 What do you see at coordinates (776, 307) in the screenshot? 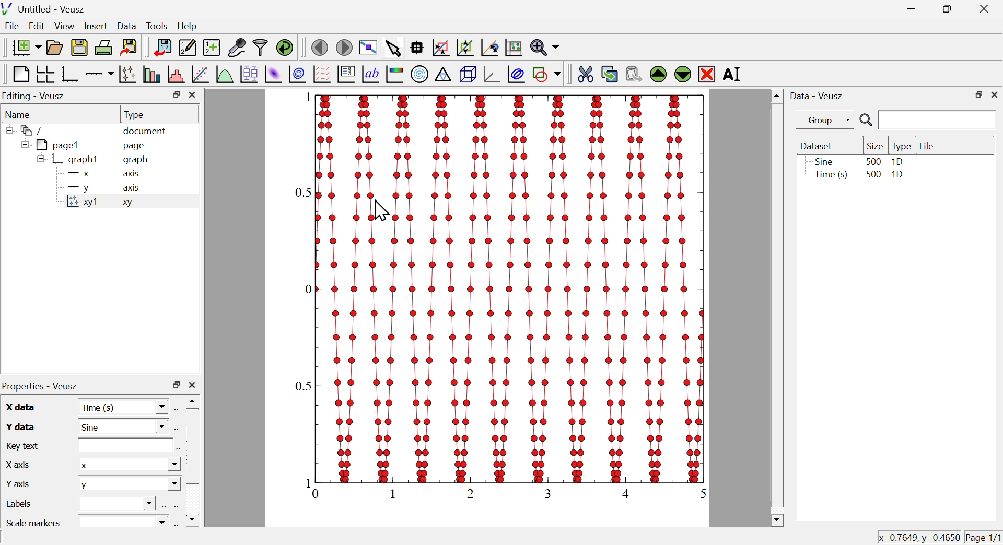
I see `scrollbar` at bounding box center [776, 307].